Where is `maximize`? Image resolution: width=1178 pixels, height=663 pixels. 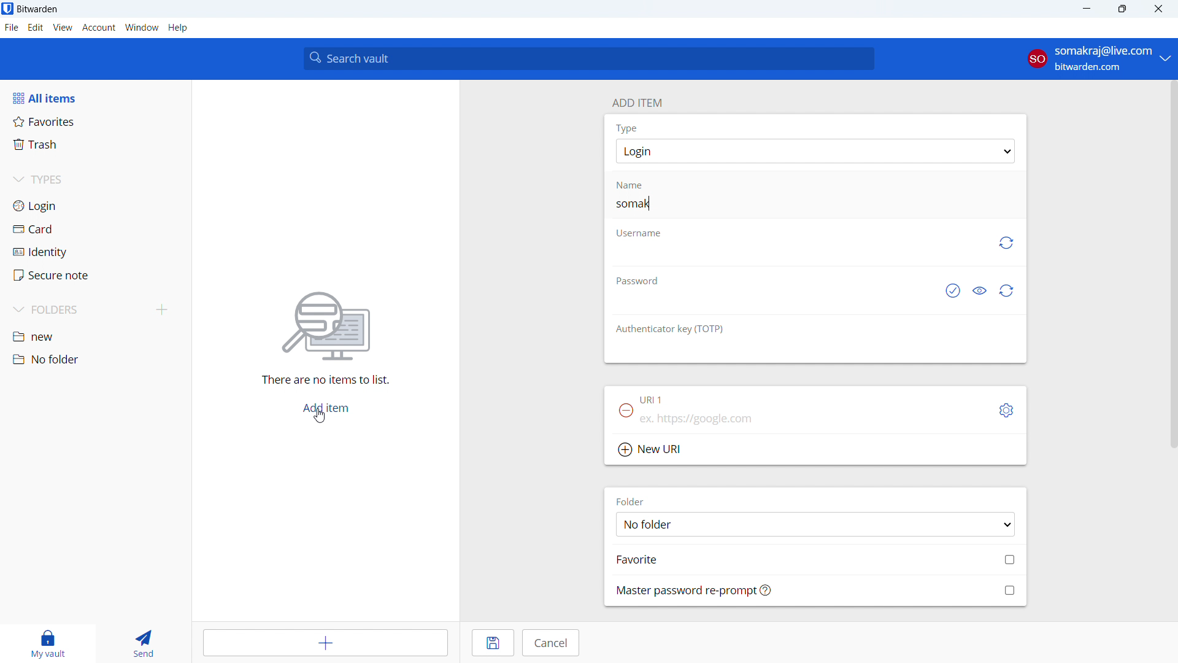
maximize is located at coordinates (1122, 9).